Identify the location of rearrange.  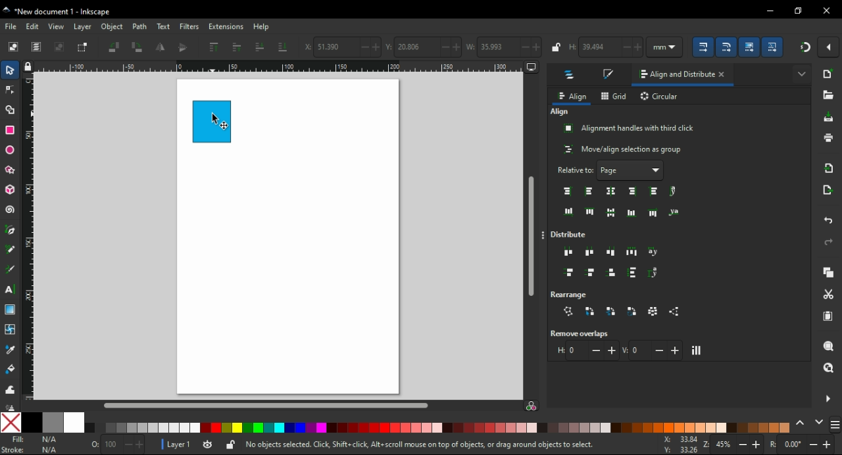
(575, 293).